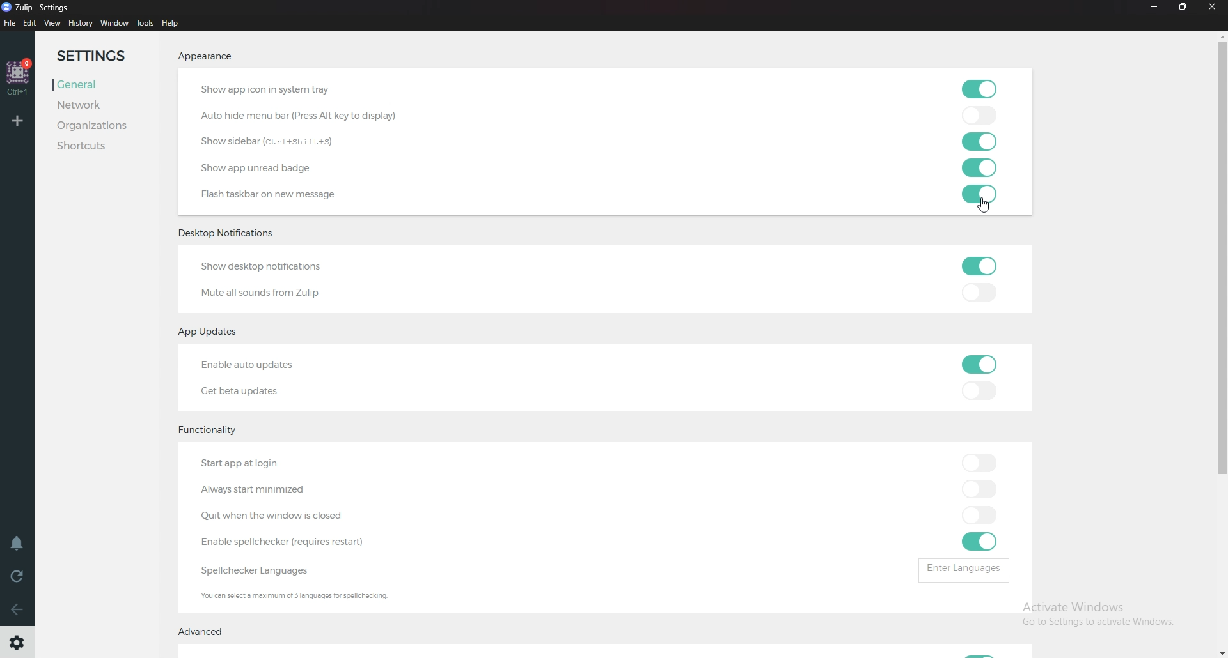 The height and width of the screenshot is (658, 1228). I want to click on Minimize, so click(1152, 7).